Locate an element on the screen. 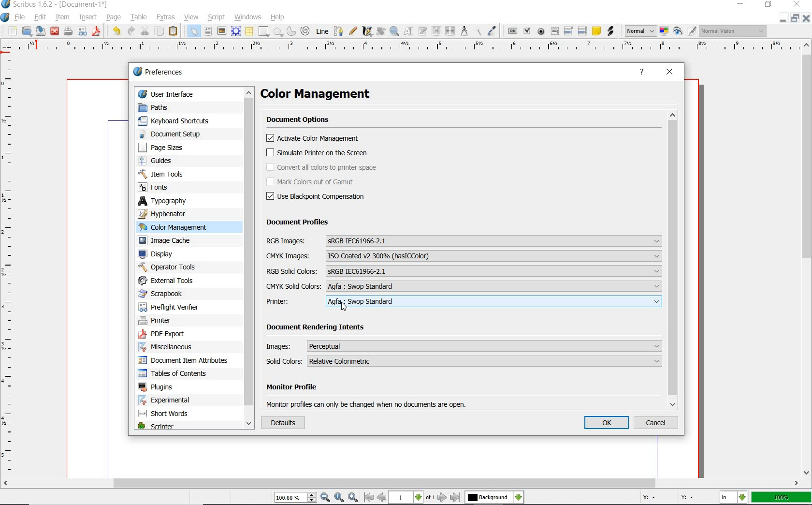 The image size is (812, 505). rotate item is located at coordinates (381, 31).